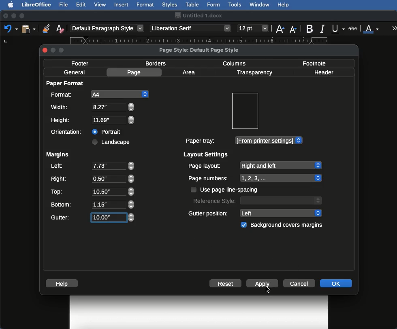  What do you see at coordinates (98, 94) in the screenshot?
I see `A4` at bounding box center [98, 94].